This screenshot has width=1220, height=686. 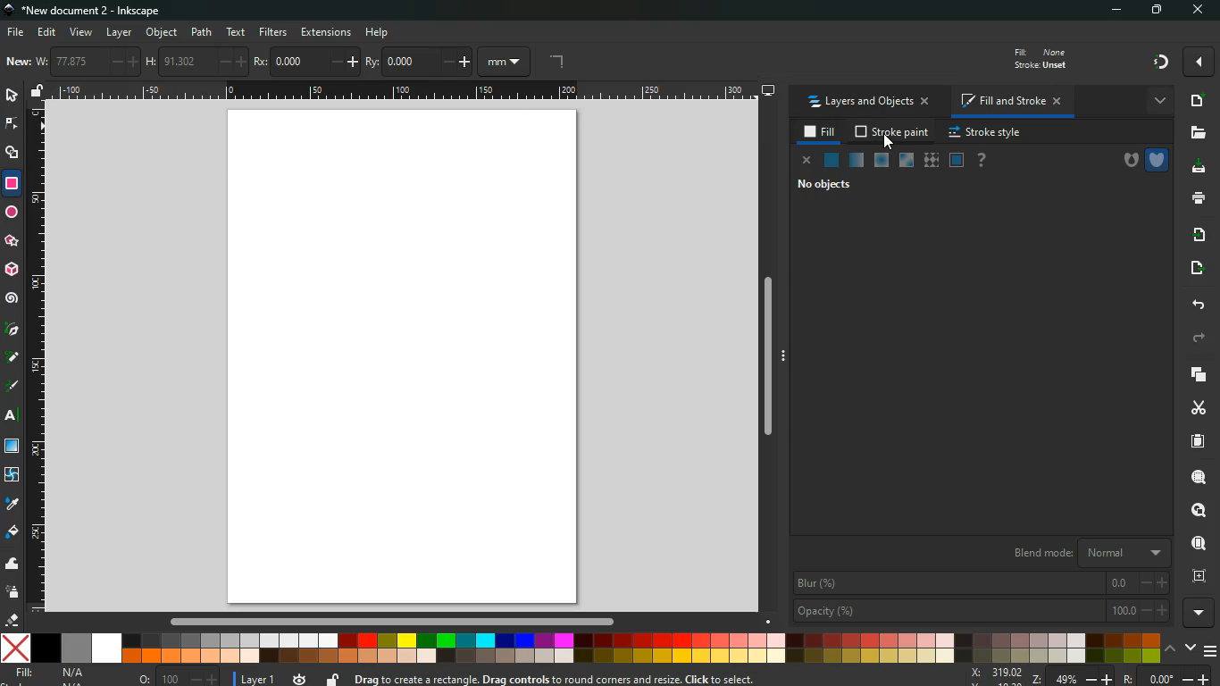 I want to click on extensions, so click(x=326, y=32).